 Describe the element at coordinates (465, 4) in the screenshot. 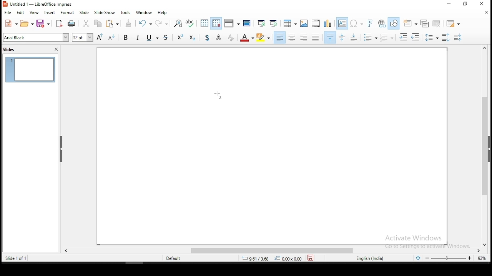

I see `restore` at that location.